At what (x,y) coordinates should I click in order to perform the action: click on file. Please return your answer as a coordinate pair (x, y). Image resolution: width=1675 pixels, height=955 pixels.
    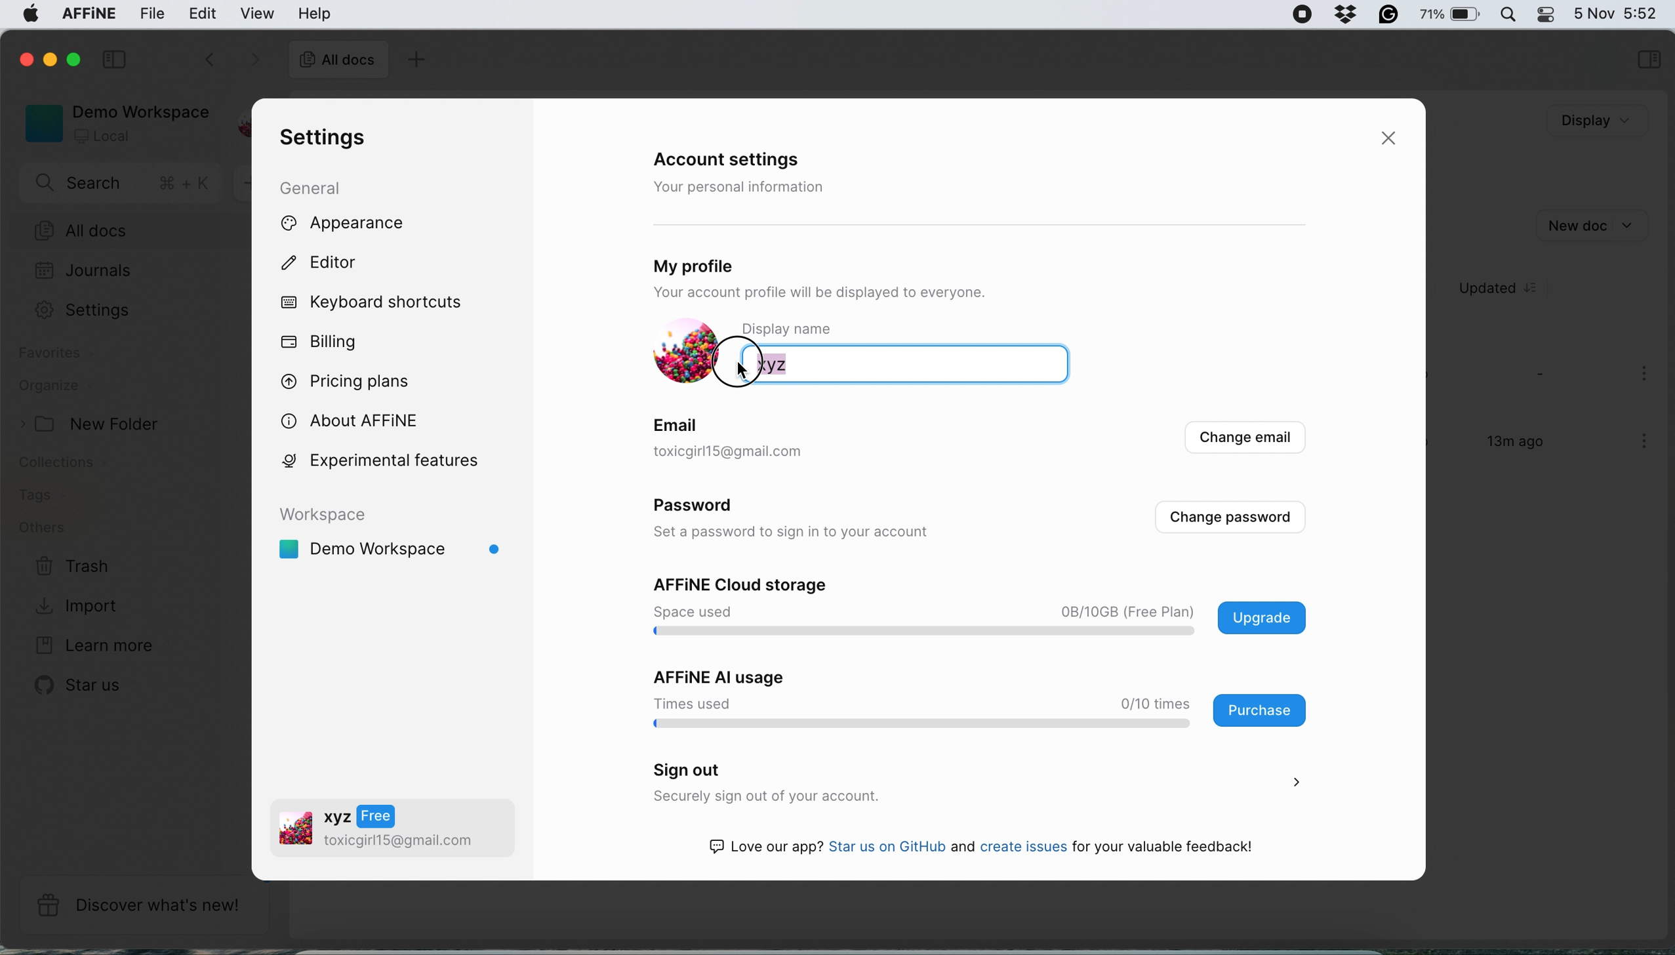
    Looking at the image, I should click on (153, 14).